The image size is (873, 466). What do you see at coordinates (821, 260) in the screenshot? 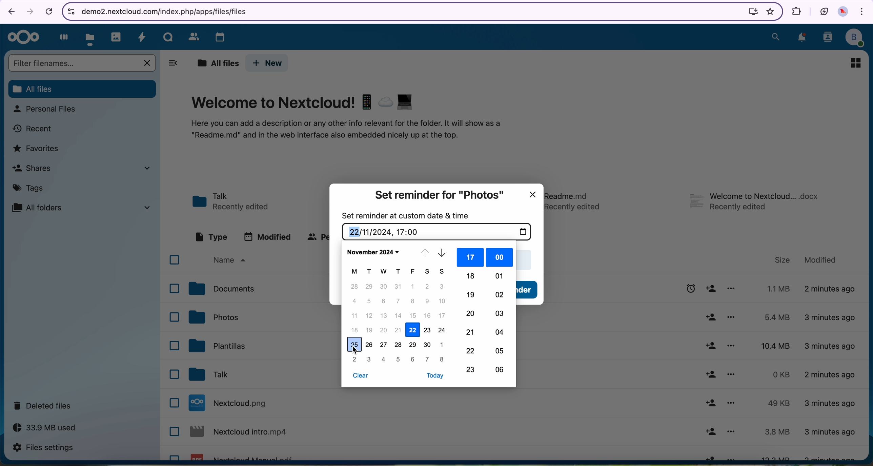
I see `modified` at bounding box center [821, 260].